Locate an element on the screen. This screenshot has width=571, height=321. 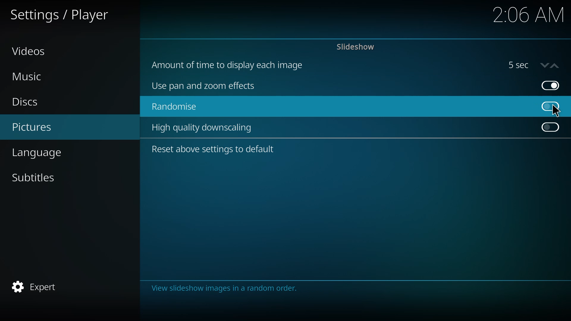
music is located at coordinates (27, 77).